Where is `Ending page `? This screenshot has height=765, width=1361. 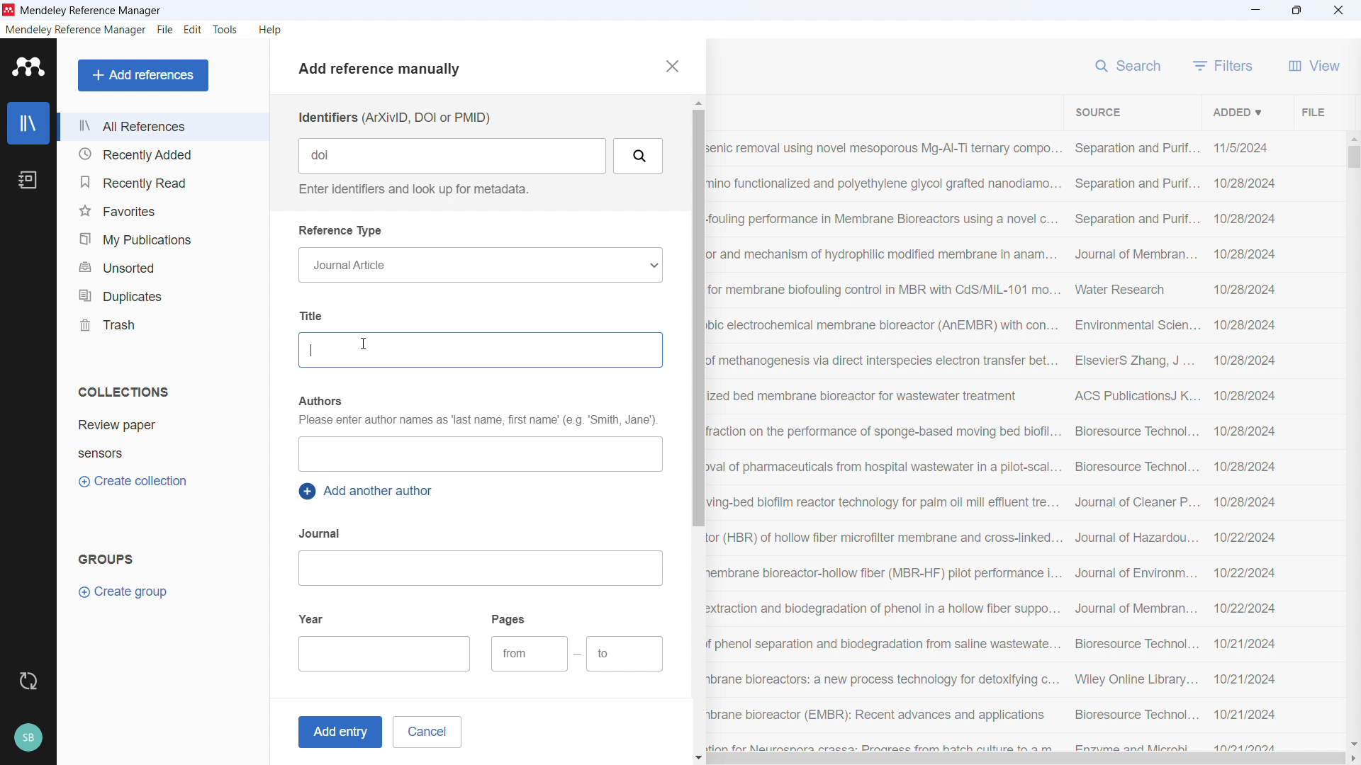
Ending page  is located at coordinates (625, 654).